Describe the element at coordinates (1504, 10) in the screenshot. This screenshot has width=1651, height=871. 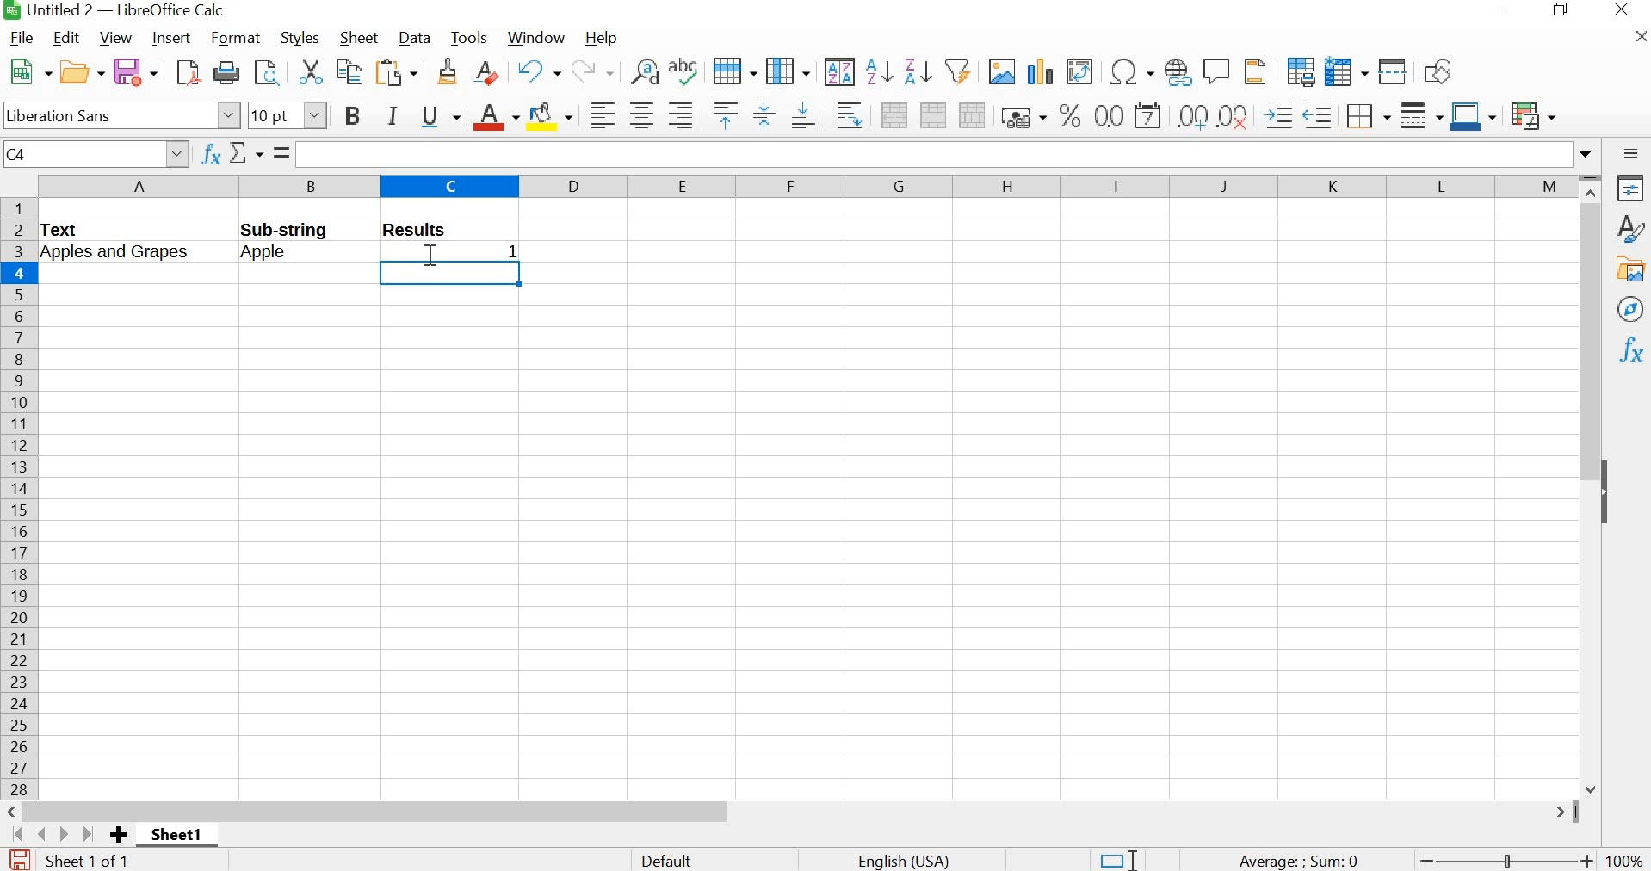
I see `minimize` at that location.